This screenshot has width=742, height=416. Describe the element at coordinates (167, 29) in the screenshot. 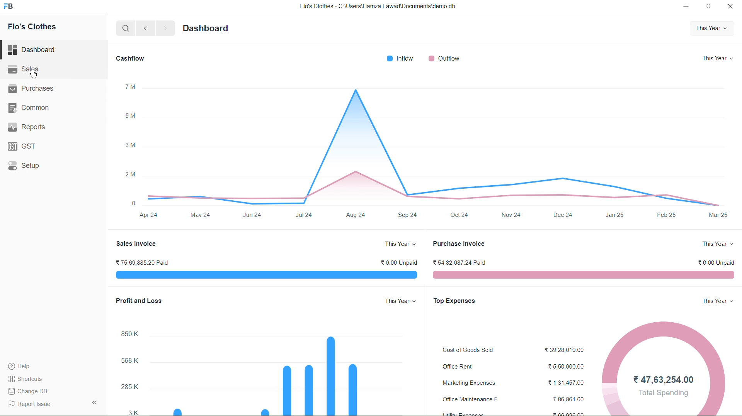

I see `next` at that location.